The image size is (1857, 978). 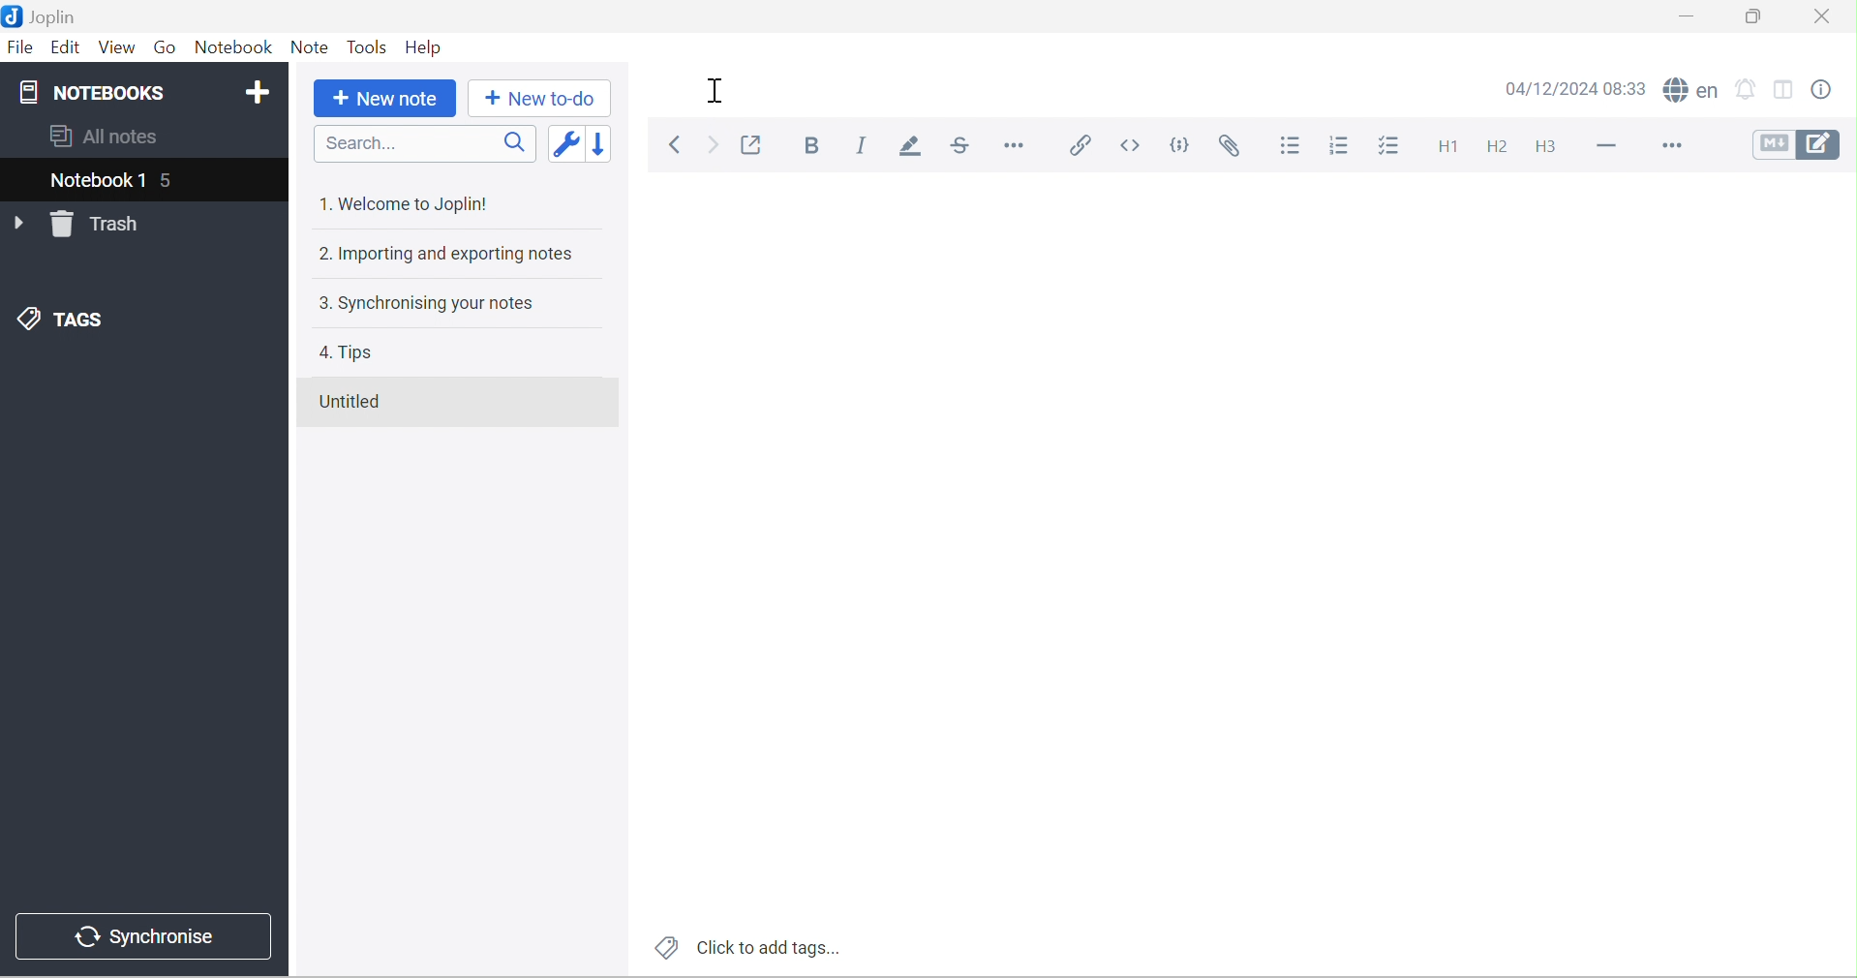 I want to click on Note, so click(x=311, y=46).